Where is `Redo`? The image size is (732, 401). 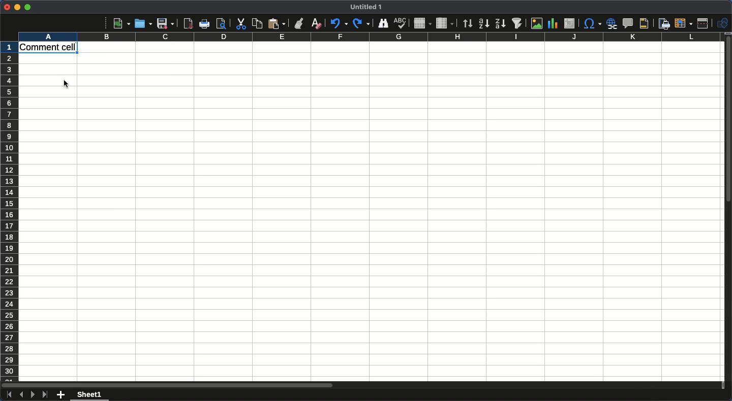
Redo is located at coordinates (361, 24).